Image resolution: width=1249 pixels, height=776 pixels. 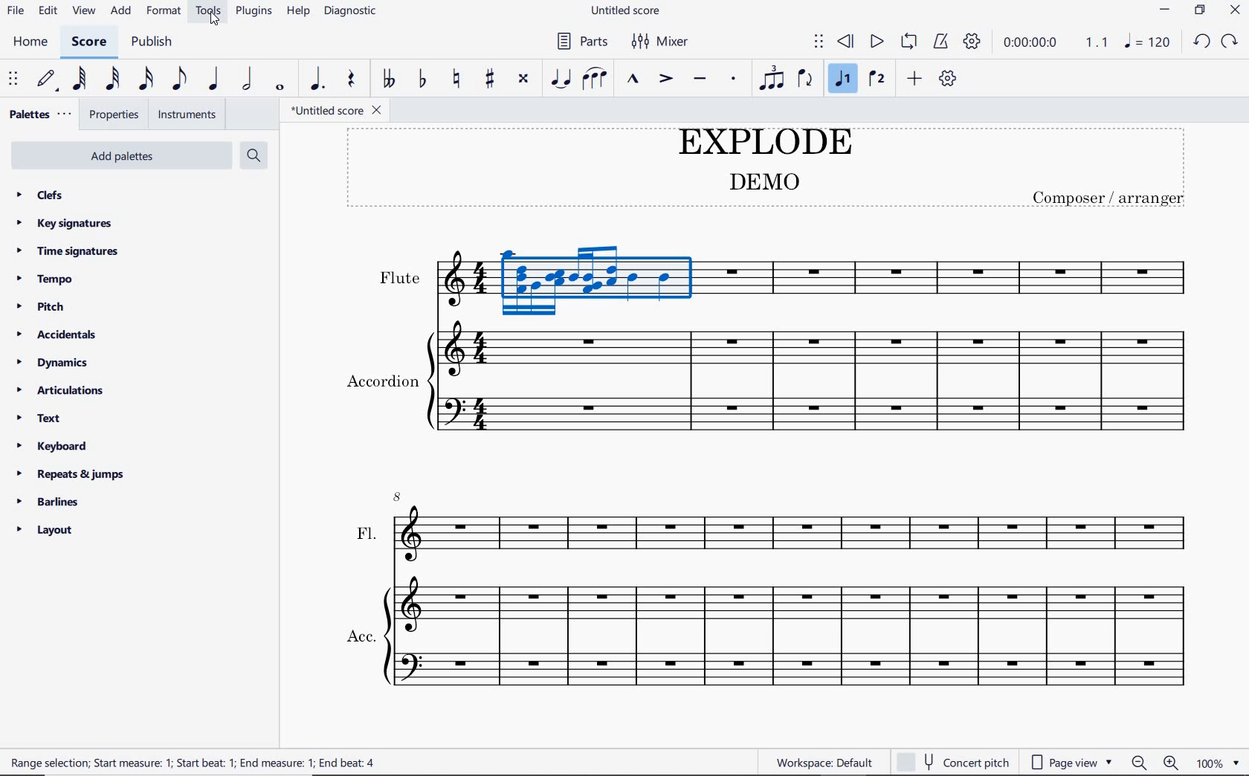 I want to click on NOTE, so click(x=1147, y=42).